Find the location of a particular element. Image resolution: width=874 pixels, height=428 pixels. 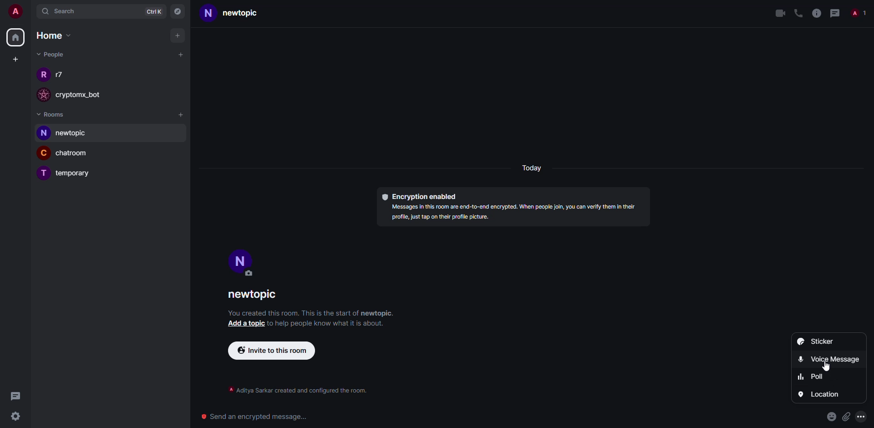

voice message is located at coordinates (830, 359).